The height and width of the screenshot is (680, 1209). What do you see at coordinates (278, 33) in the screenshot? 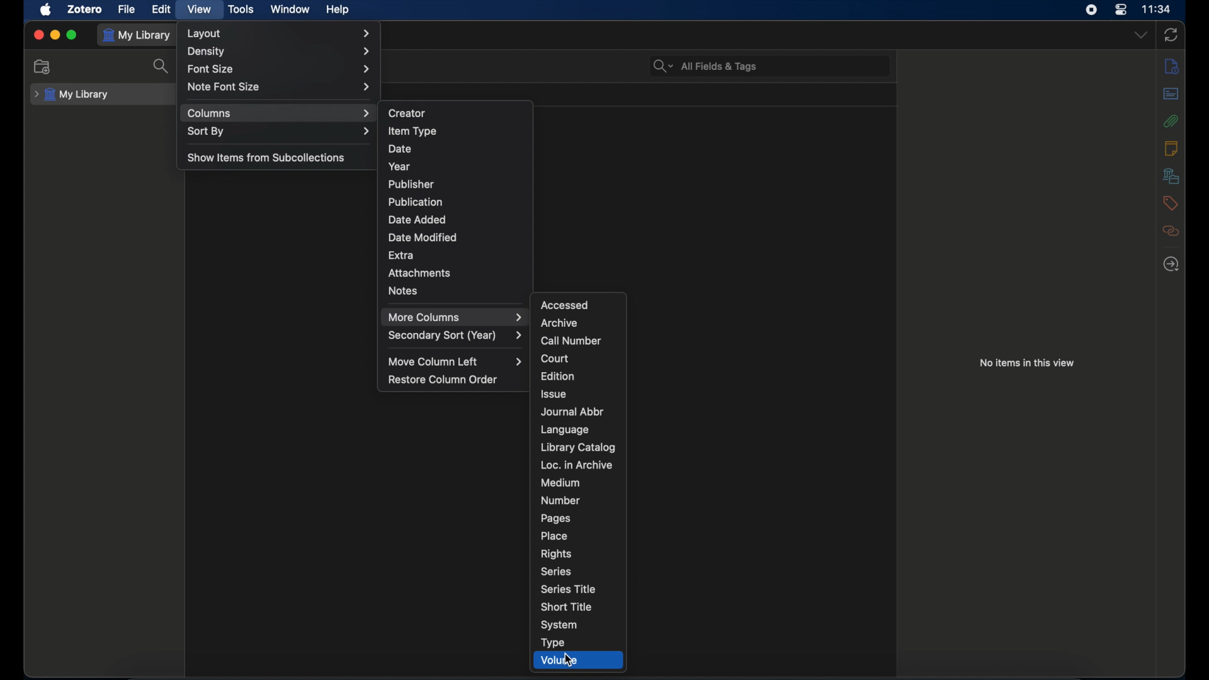
I see `layout` at bounding box center [278, 33].